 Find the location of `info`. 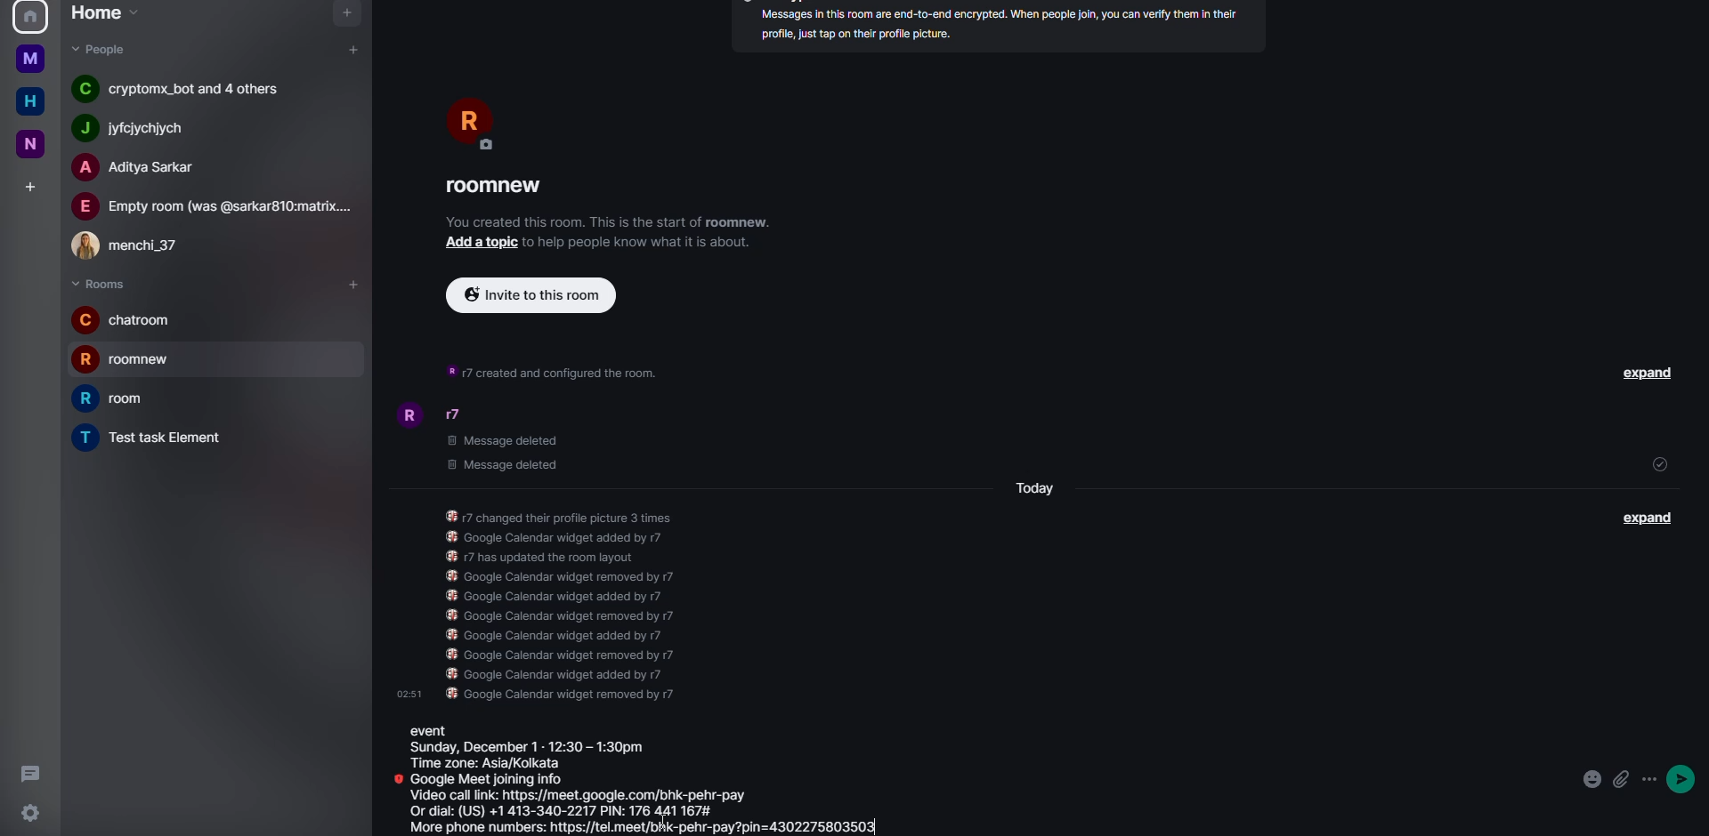

info is located at coordinates (647, 243).